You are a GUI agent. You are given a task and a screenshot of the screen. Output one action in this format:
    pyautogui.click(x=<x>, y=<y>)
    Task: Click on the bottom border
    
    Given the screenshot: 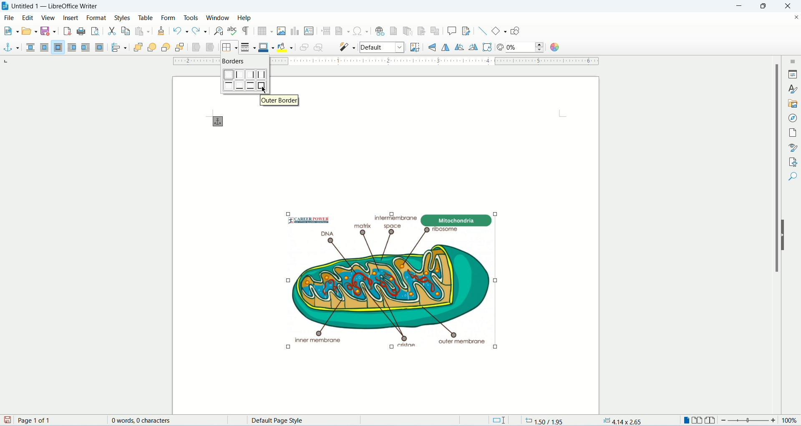 What is the action you would take?
    pyautogui.click(x=240, y=85)
    